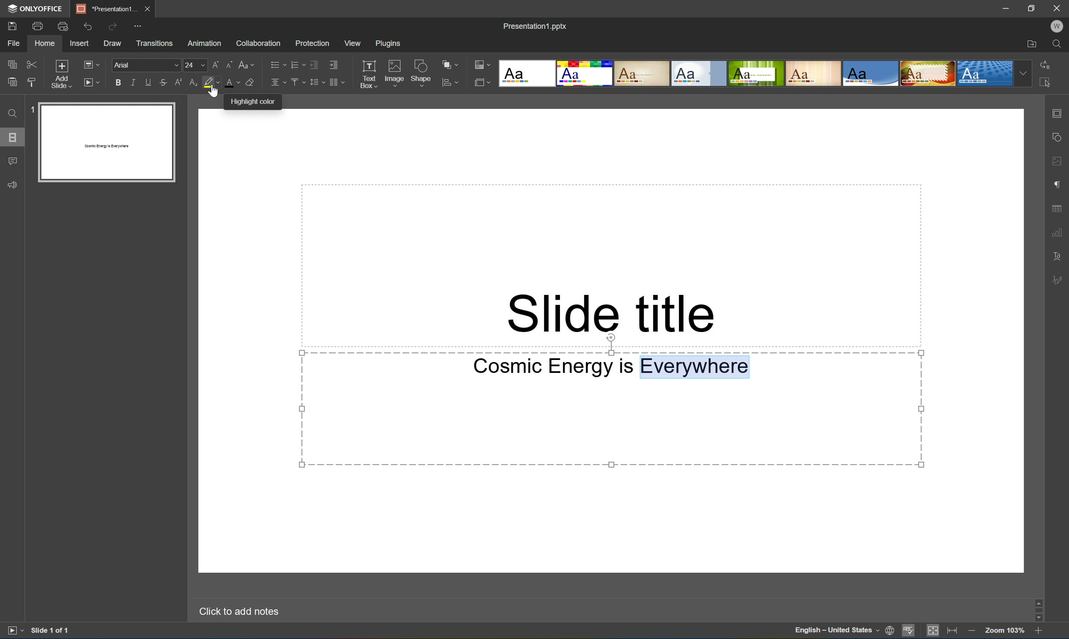 The width and height of the screenshot is (1069, 639). I want to click on Zoom 100%, so click(1005, 631).